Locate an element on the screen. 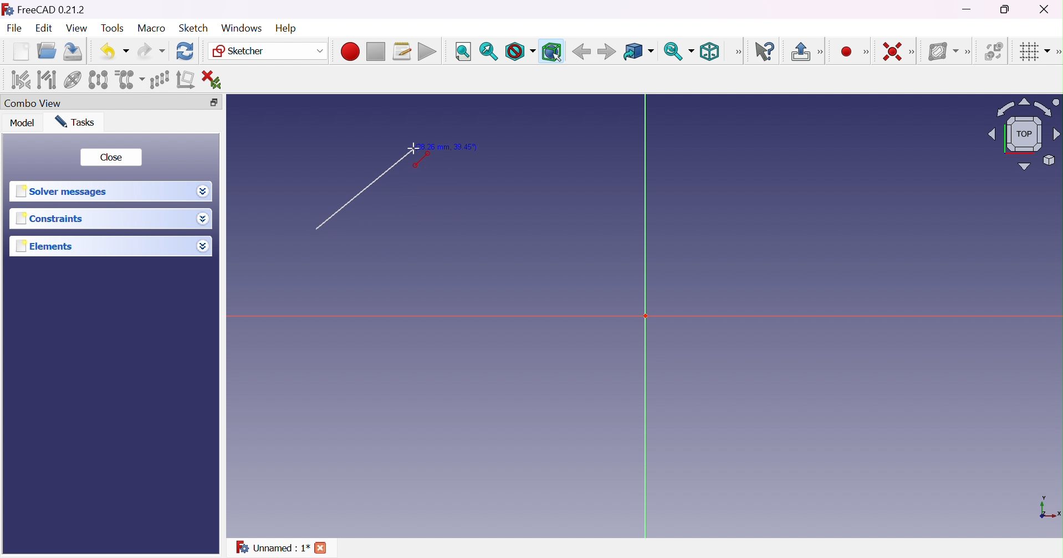  Forward is located at coordinates (607, 53).